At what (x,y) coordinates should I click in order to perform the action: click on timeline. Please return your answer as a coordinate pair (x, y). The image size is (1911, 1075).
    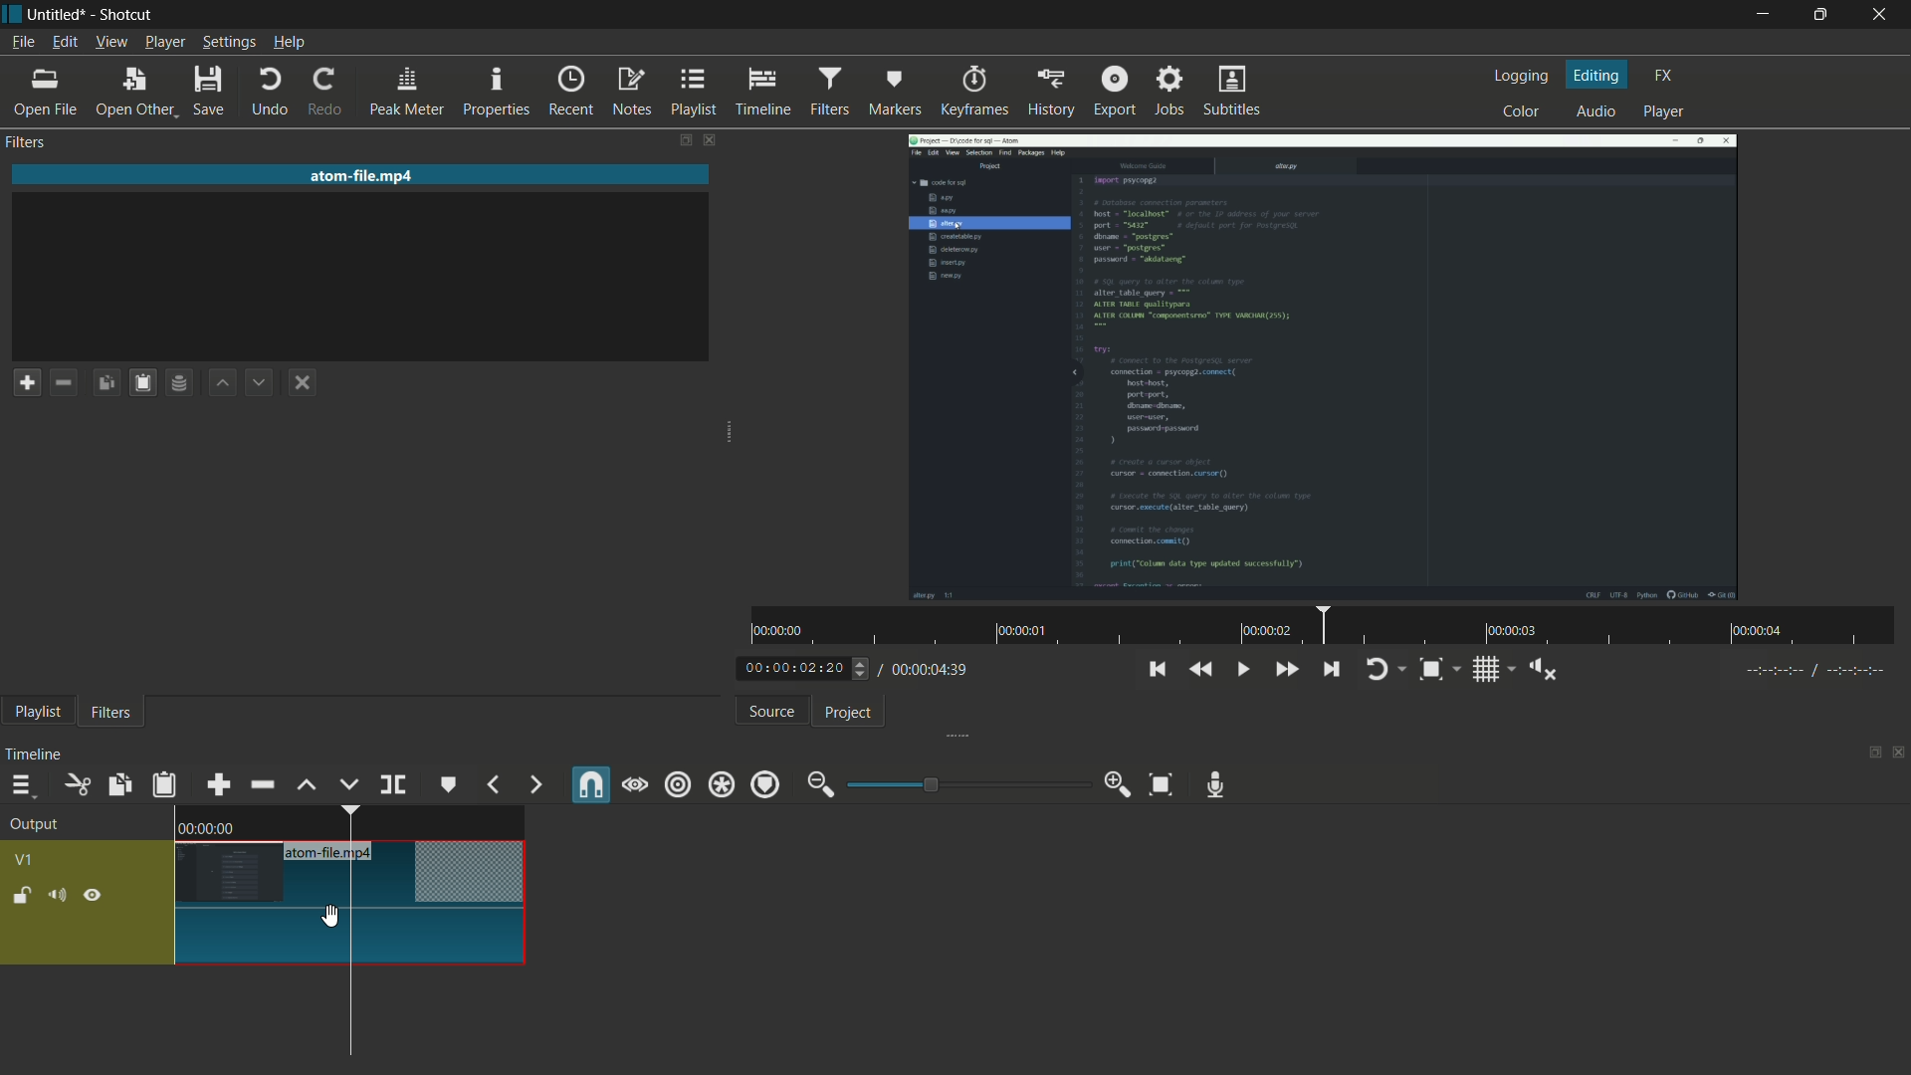
    Looking at the image, I should click on (760, 92).